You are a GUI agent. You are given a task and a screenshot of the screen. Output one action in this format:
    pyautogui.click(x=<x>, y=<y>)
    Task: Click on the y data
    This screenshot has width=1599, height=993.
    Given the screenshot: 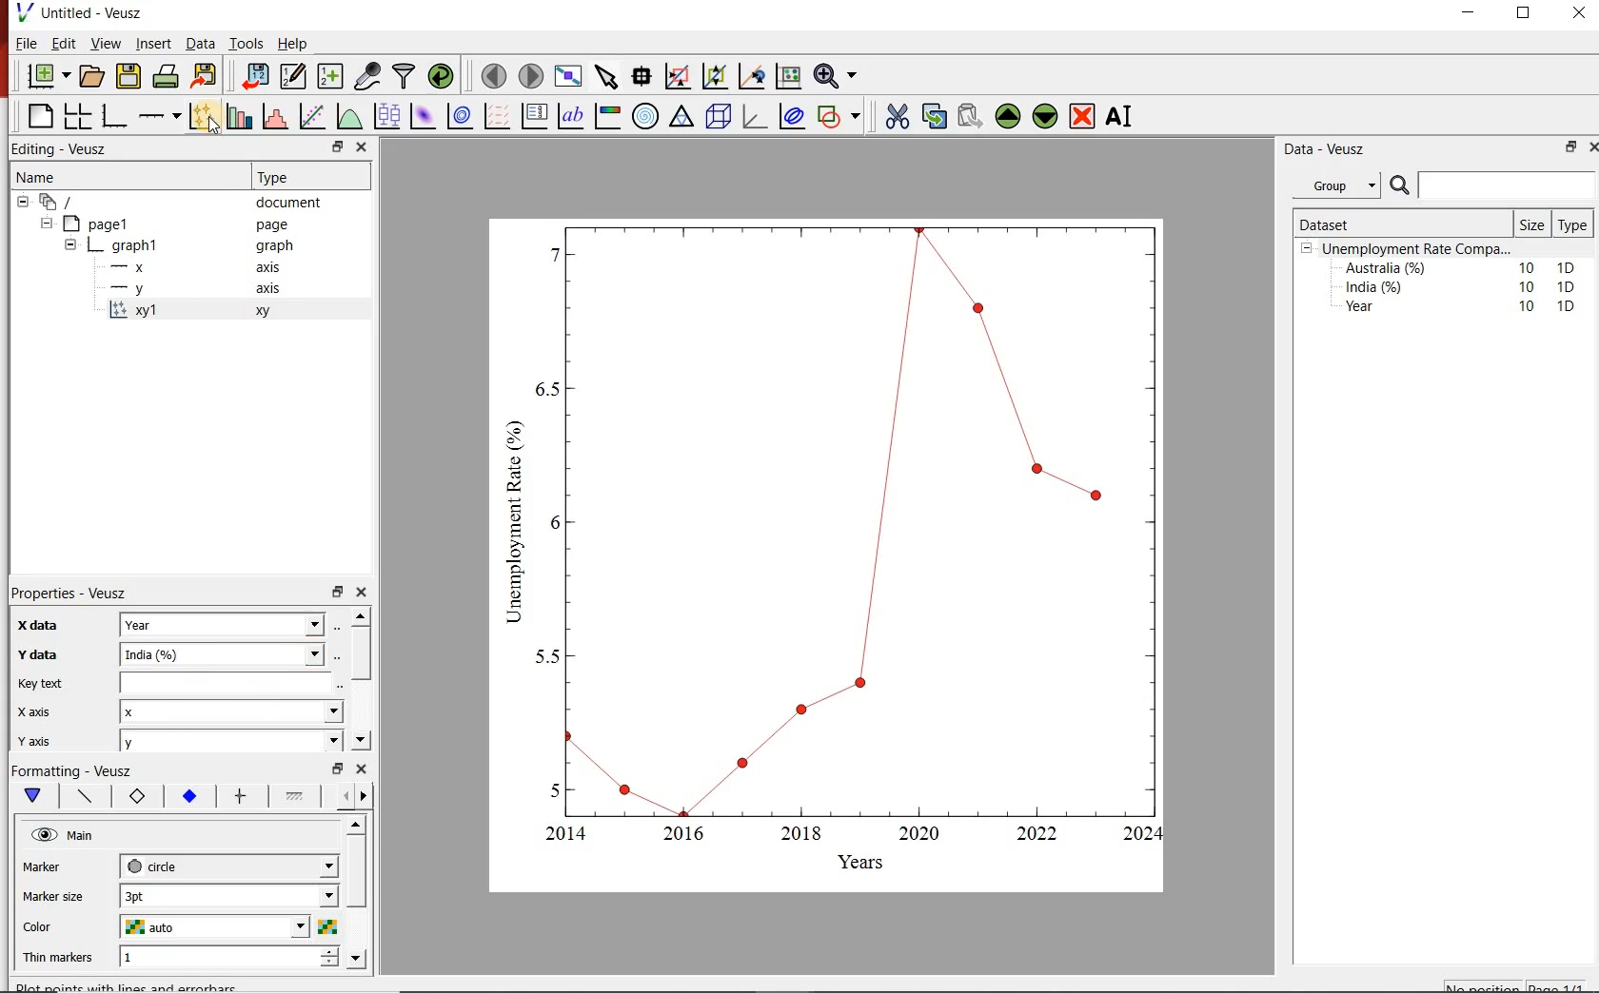 What is the action you would take?
    pyautogui.click(x=41, y=654)
    